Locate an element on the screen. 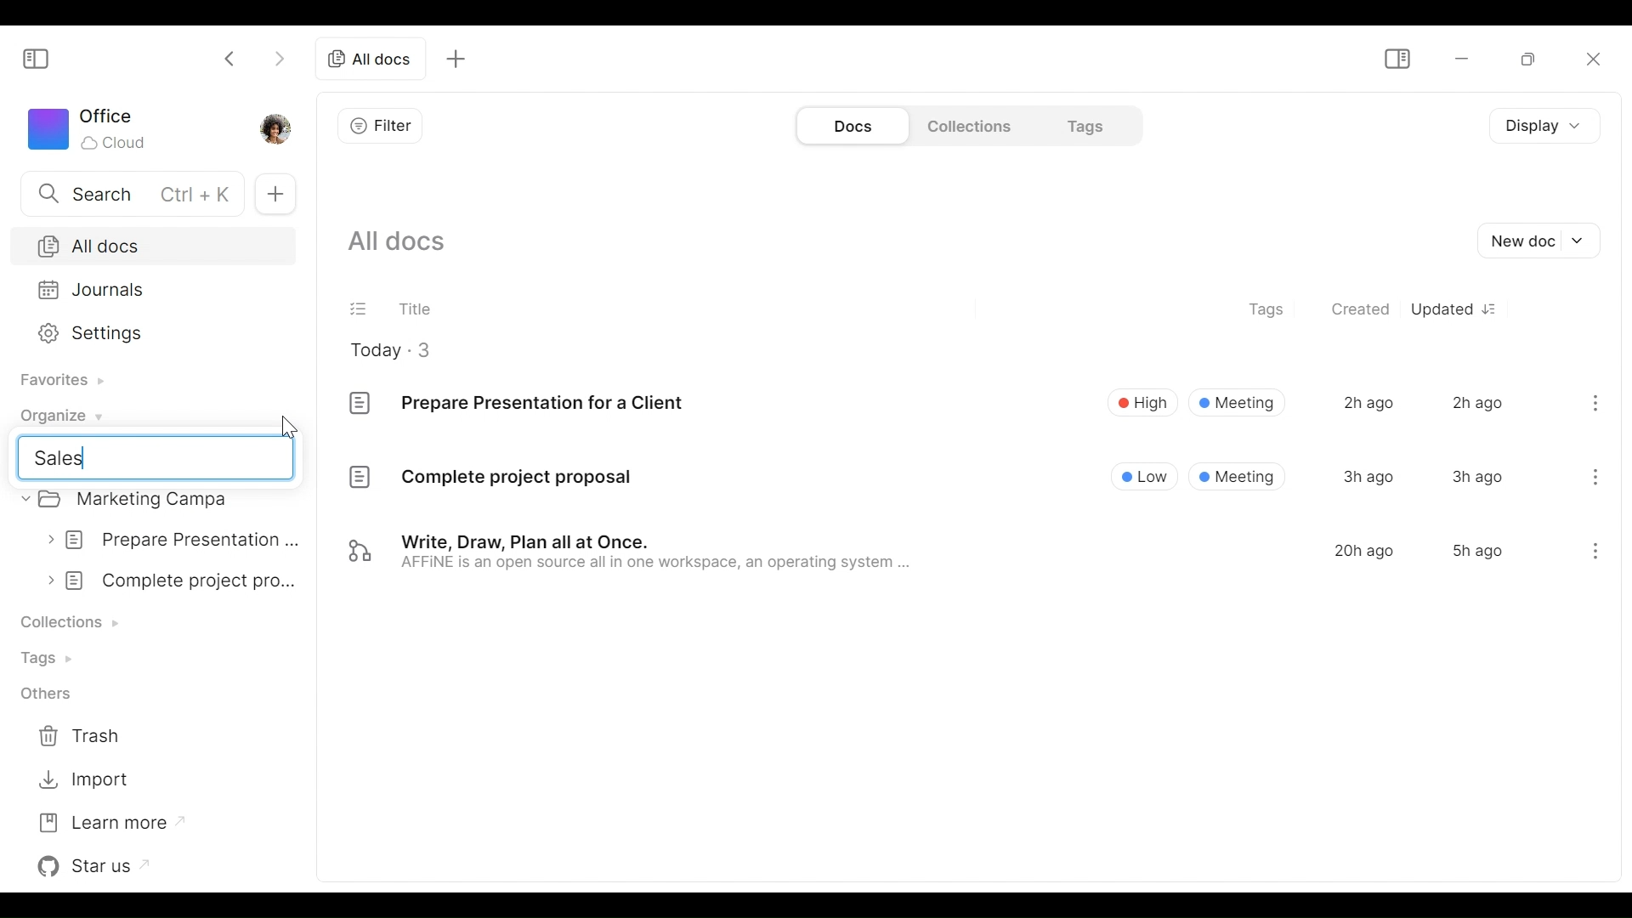  Created is located at coordinates (1362, 310).